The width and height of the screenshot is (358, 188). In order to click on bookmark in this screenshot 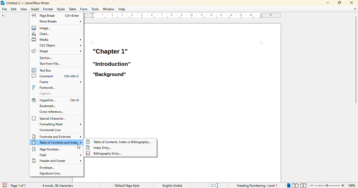, I will do `click(48, 106)`.